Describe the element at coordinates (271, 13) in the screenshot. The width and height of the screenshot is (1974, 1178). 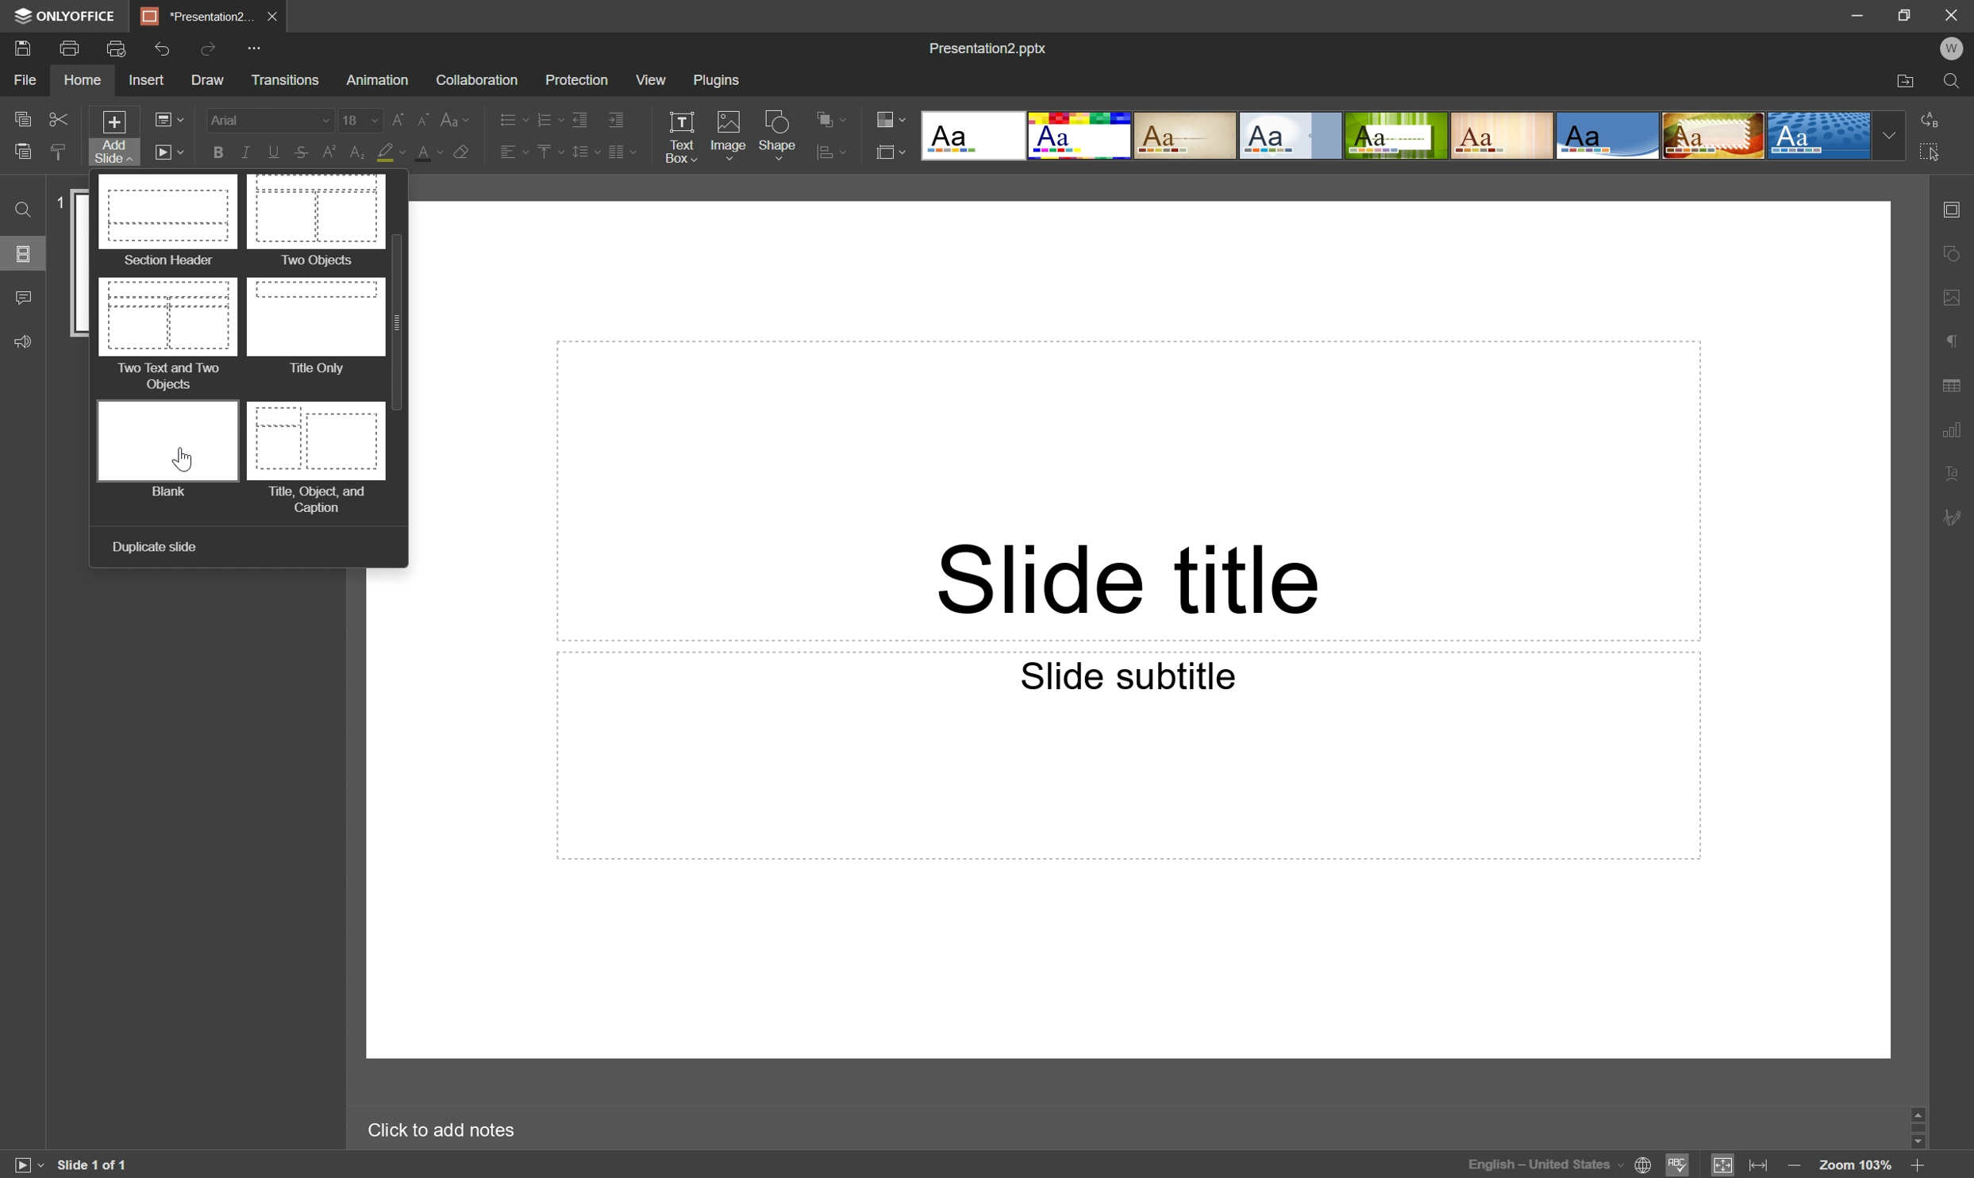
I see `Close` at that location.